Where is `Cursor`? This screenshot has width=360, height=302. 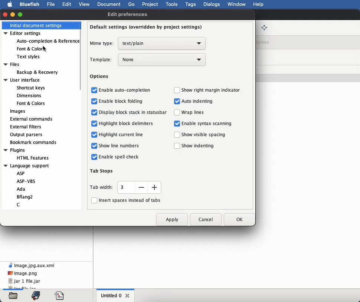 Cursor is located at coordinates (44, 47).